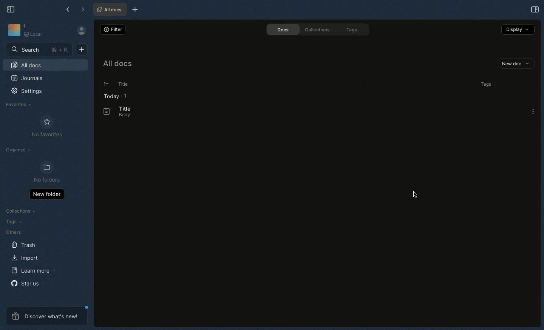 The height and width of the screenshot is (330, 544). Describe the element at coordinates (125, 96) in the screenshot. I see `1 item` at that location.